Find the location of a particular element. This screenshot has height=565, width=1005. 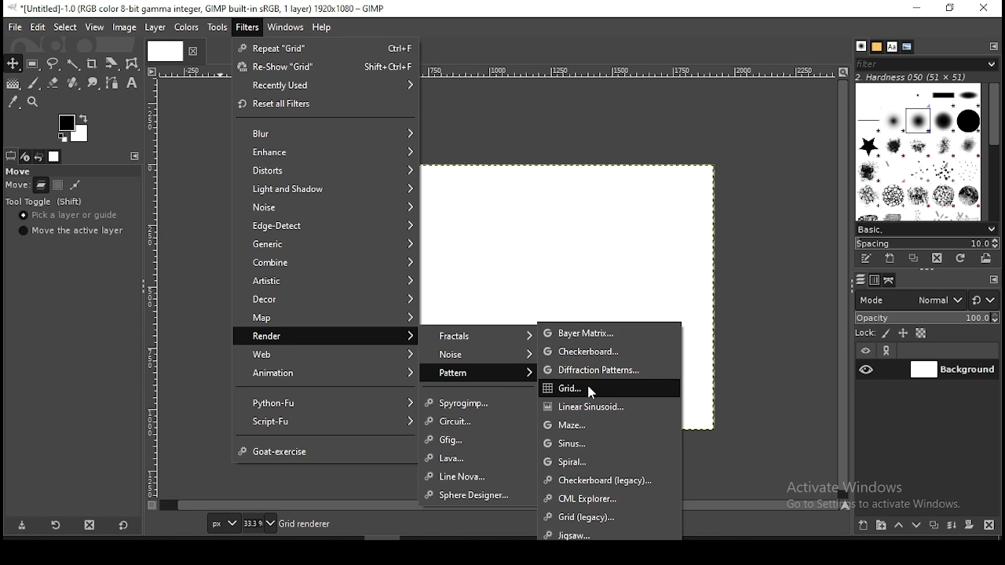

render is located at coordinates (324, 335).